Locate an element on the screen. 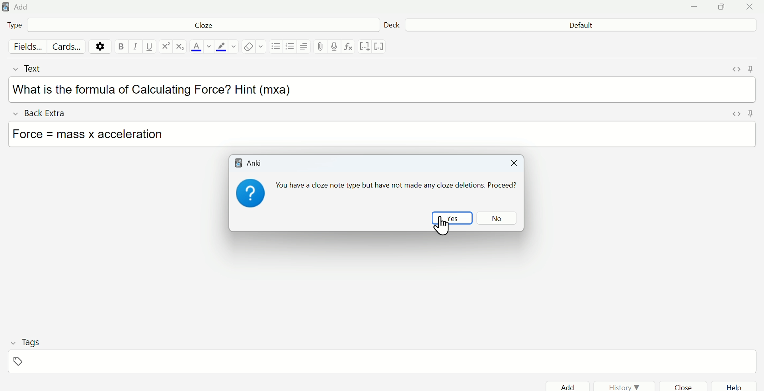 This screenshot has height=391, width=764. Pin is located at coordinates (750, 114).